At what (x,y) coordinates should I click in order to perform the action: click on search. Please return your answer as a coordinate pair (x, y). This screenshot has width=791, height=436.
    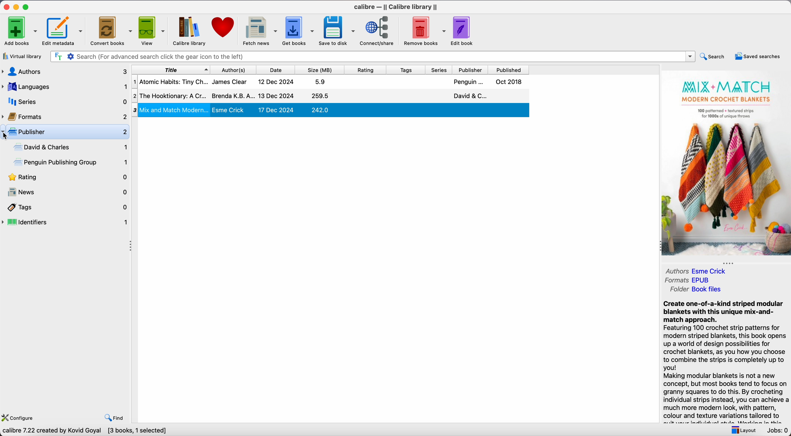
    Looking at the image, I should click on (713, 56).